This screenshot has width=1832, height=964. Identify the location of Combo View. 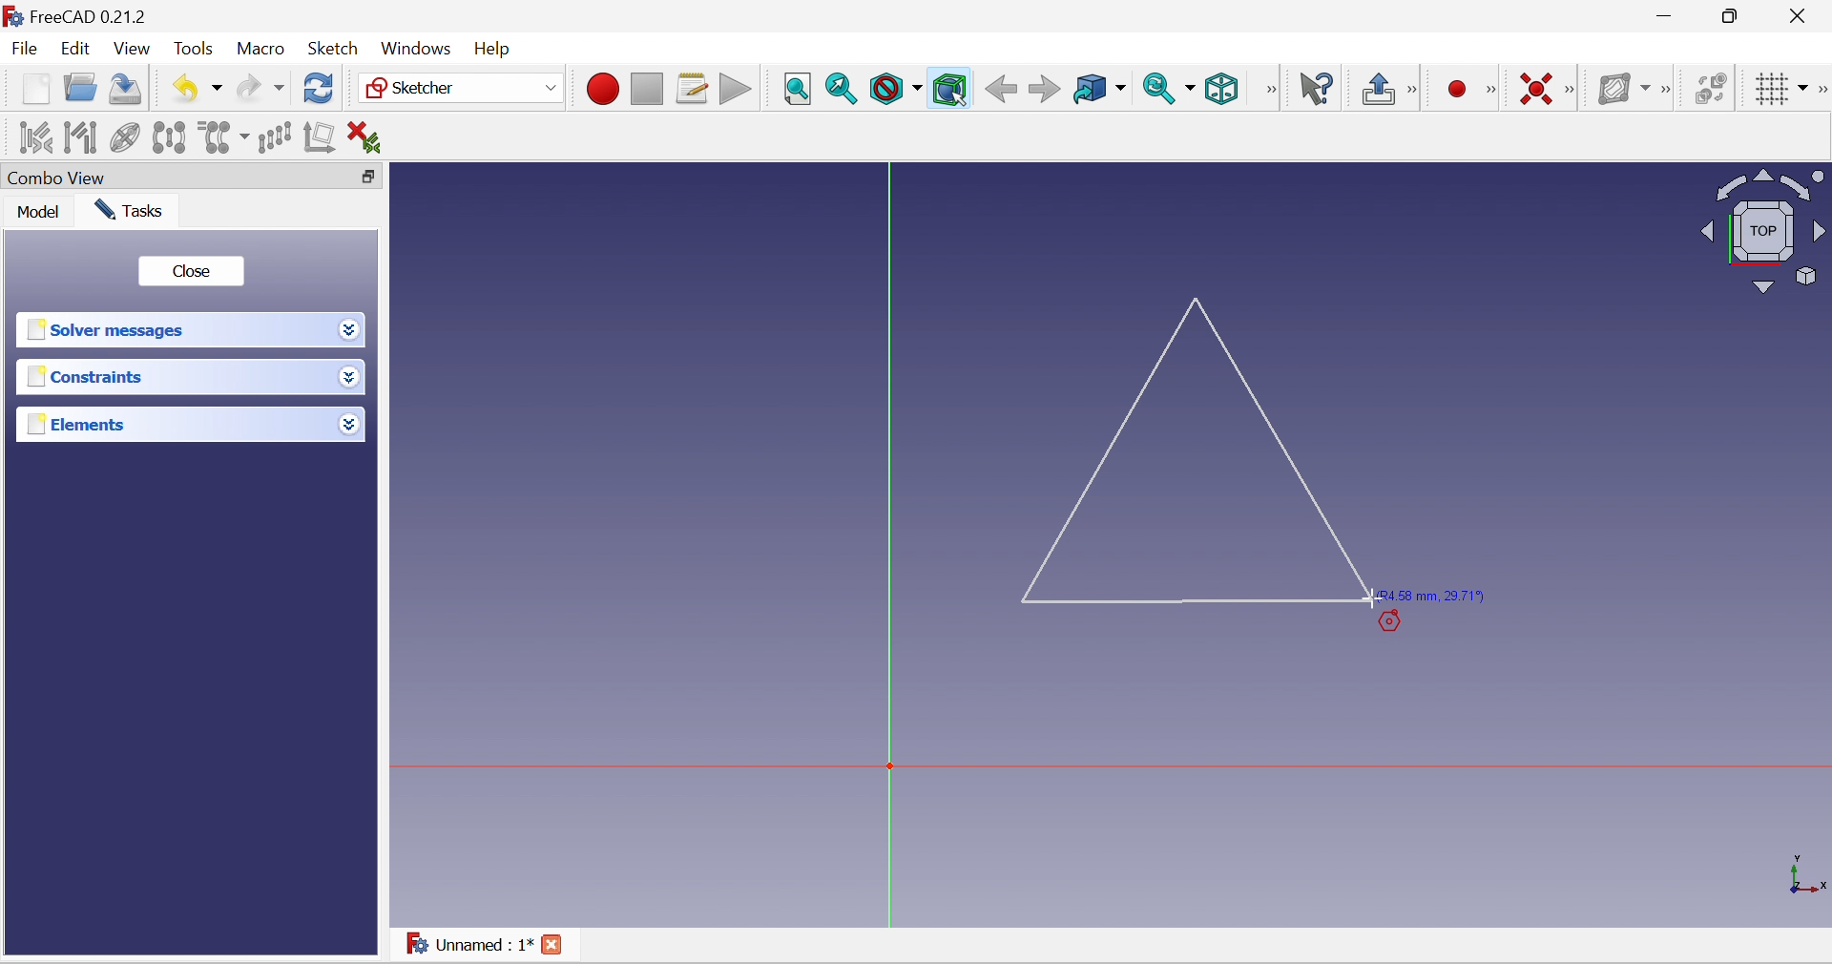
(171, 177).